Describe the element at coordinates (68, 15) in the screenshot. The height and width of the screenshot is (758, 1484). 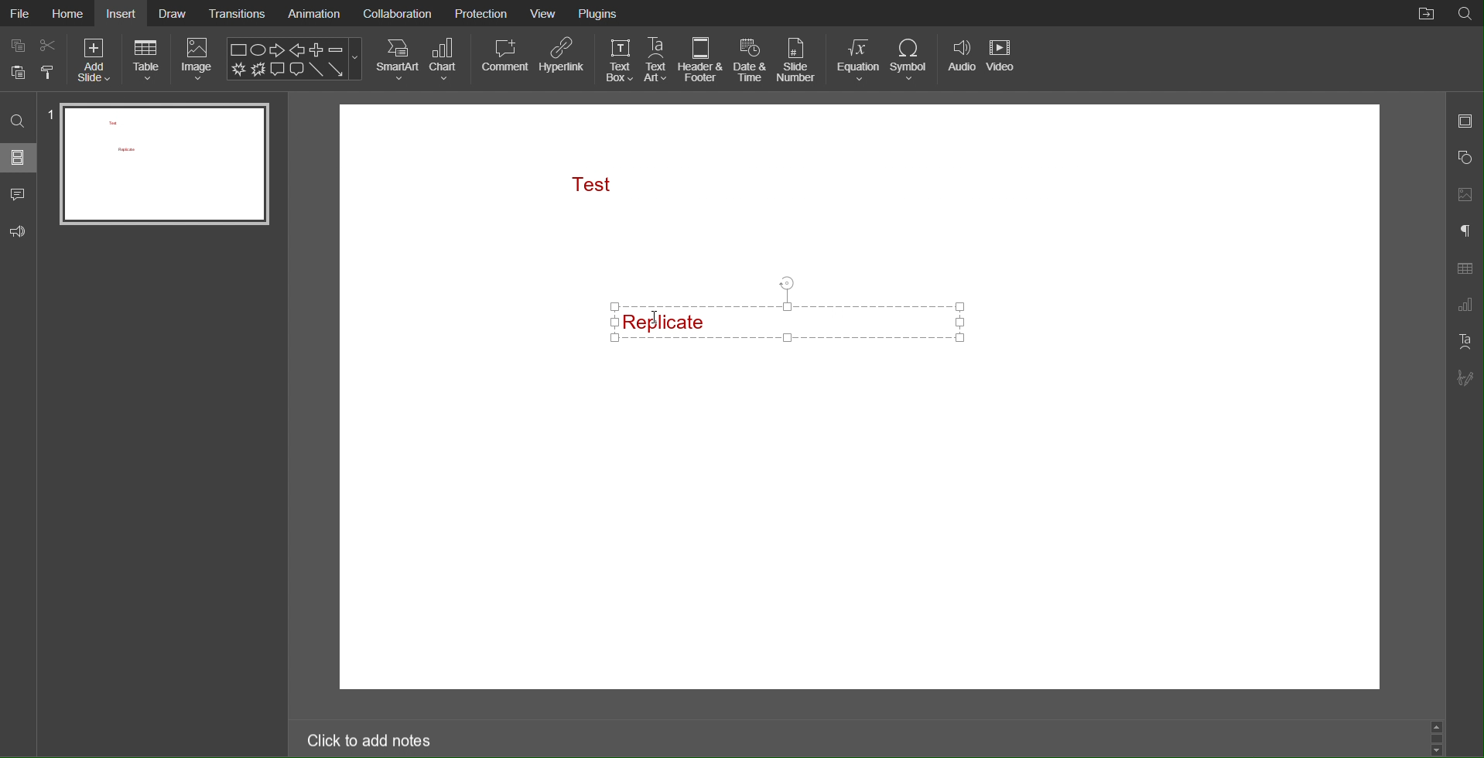
I see `Home` at that location.